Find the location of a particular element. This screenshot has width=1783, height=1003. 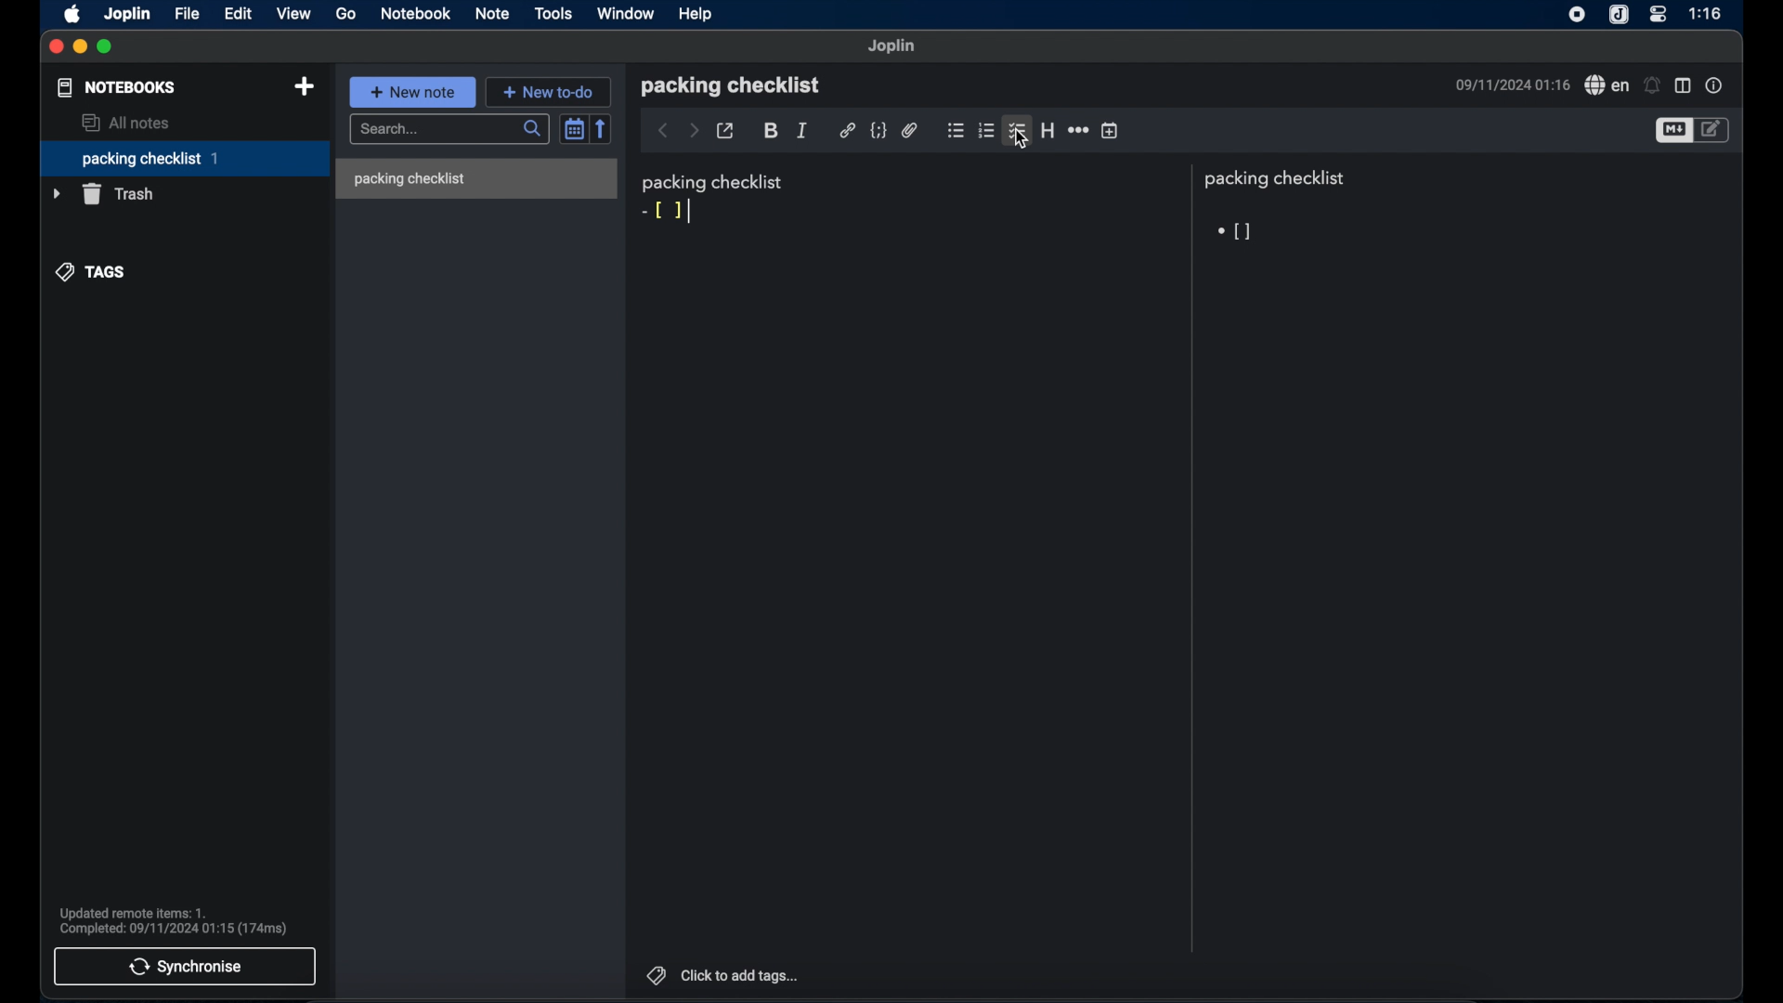

italic is located at coordinates (801, 129).